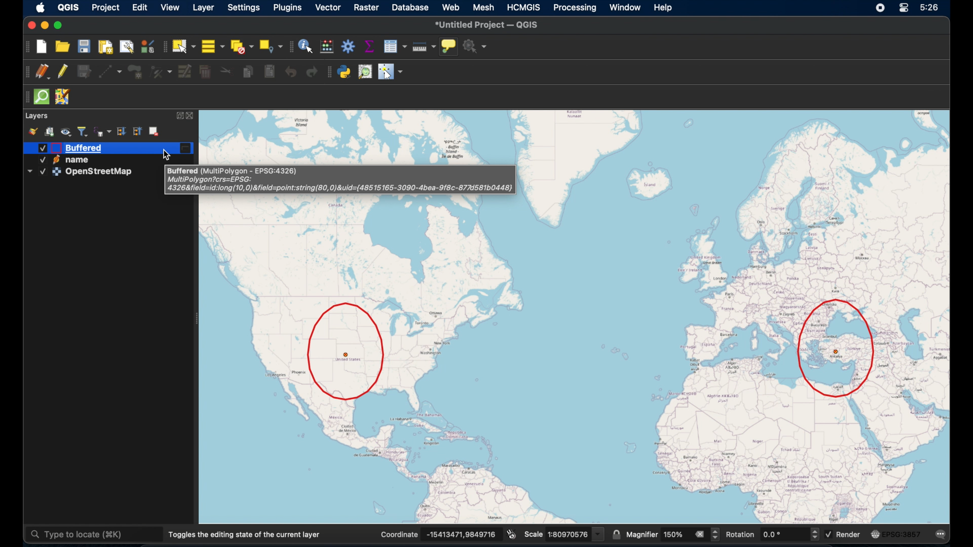  I want to click on cut features, so click(226, 71).